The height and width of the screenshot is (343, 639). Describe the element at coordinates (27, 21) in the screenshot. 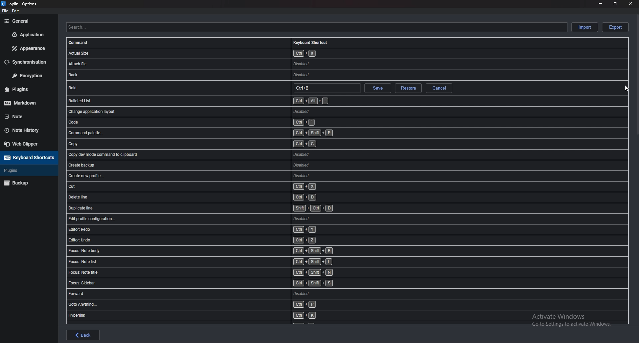

I see `general` at that location.